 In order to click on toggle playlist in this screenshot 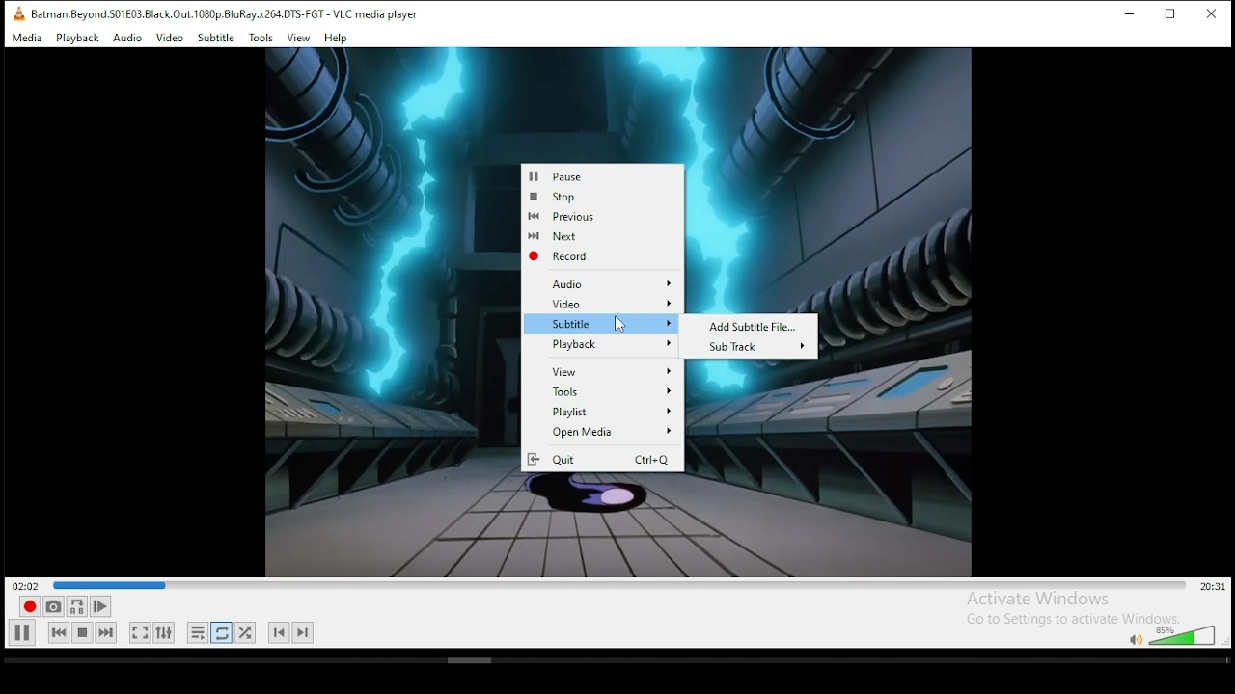, I will do `click(198, 632)`.